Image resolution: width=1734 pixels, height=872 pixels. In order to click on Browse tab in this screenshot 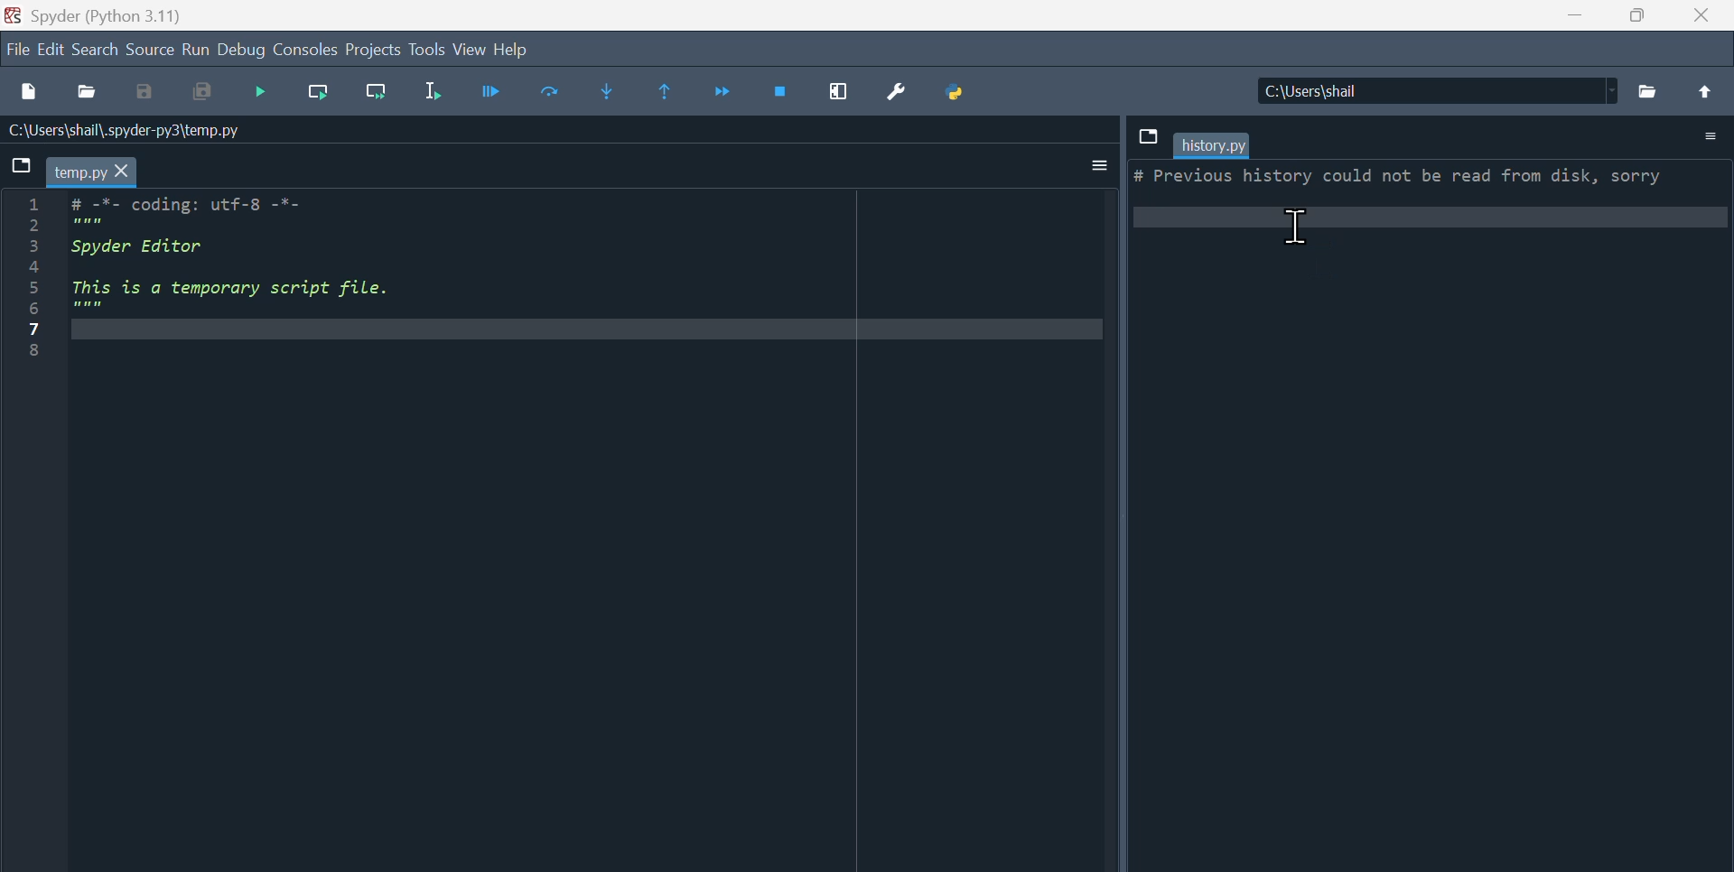, I will do `click(1147, 136)`.